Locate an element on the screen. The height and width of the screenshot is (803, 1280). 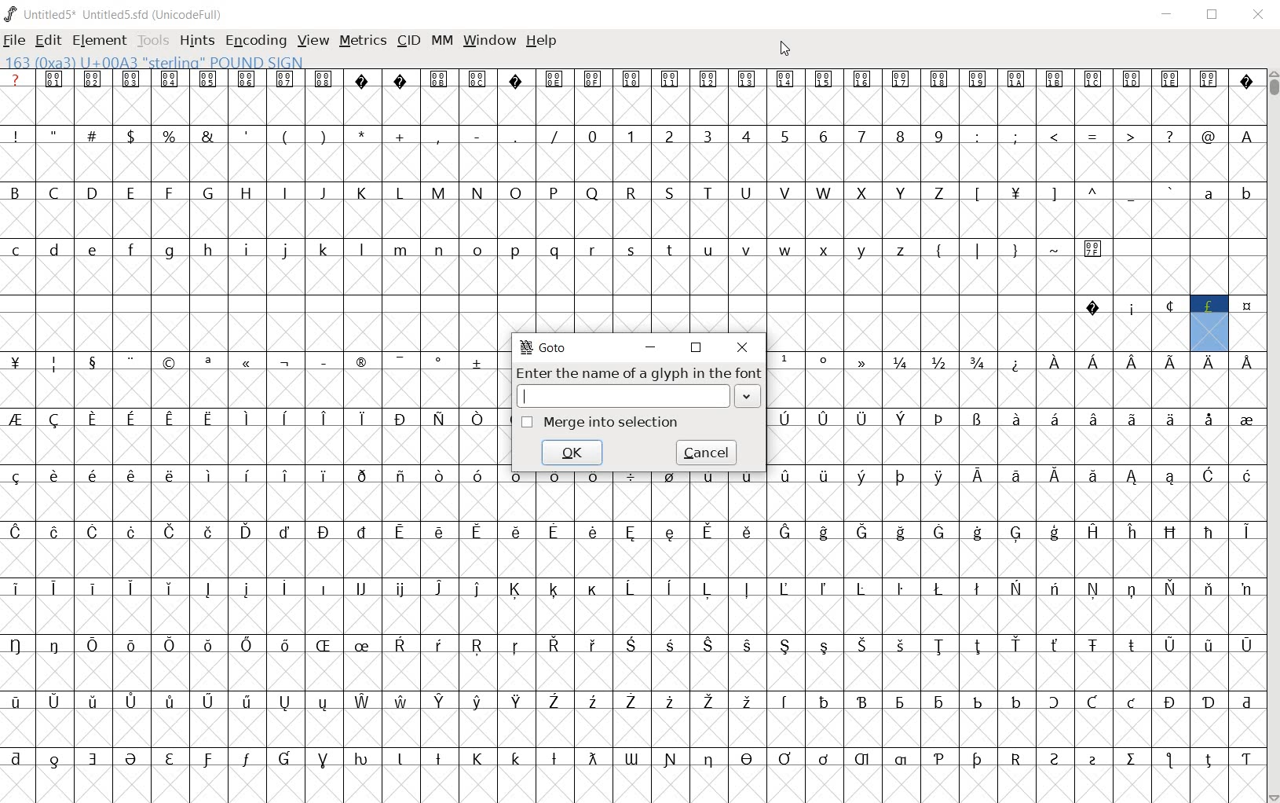
RESTORE DOWN is located at coordinates (1212, 15).